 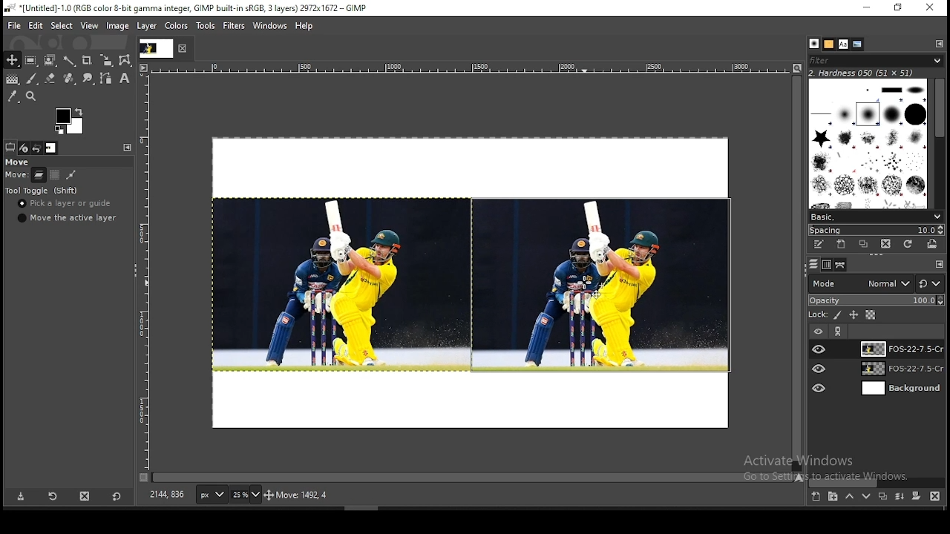 I want to click on move channels, so click(x=54, y=175).